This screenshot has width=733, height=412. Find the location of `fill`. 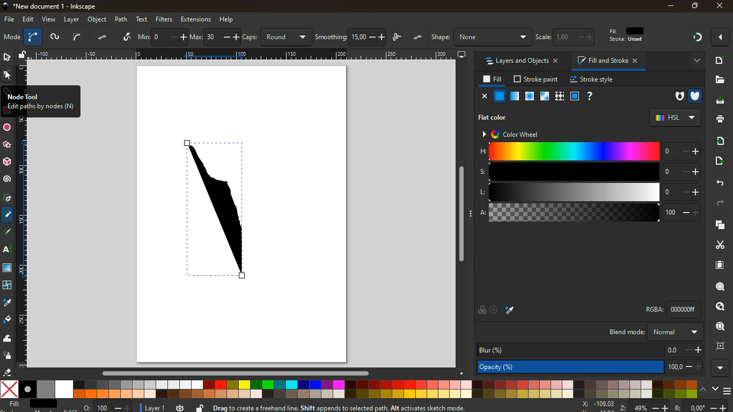

fill is located at coordinates (34, 405).